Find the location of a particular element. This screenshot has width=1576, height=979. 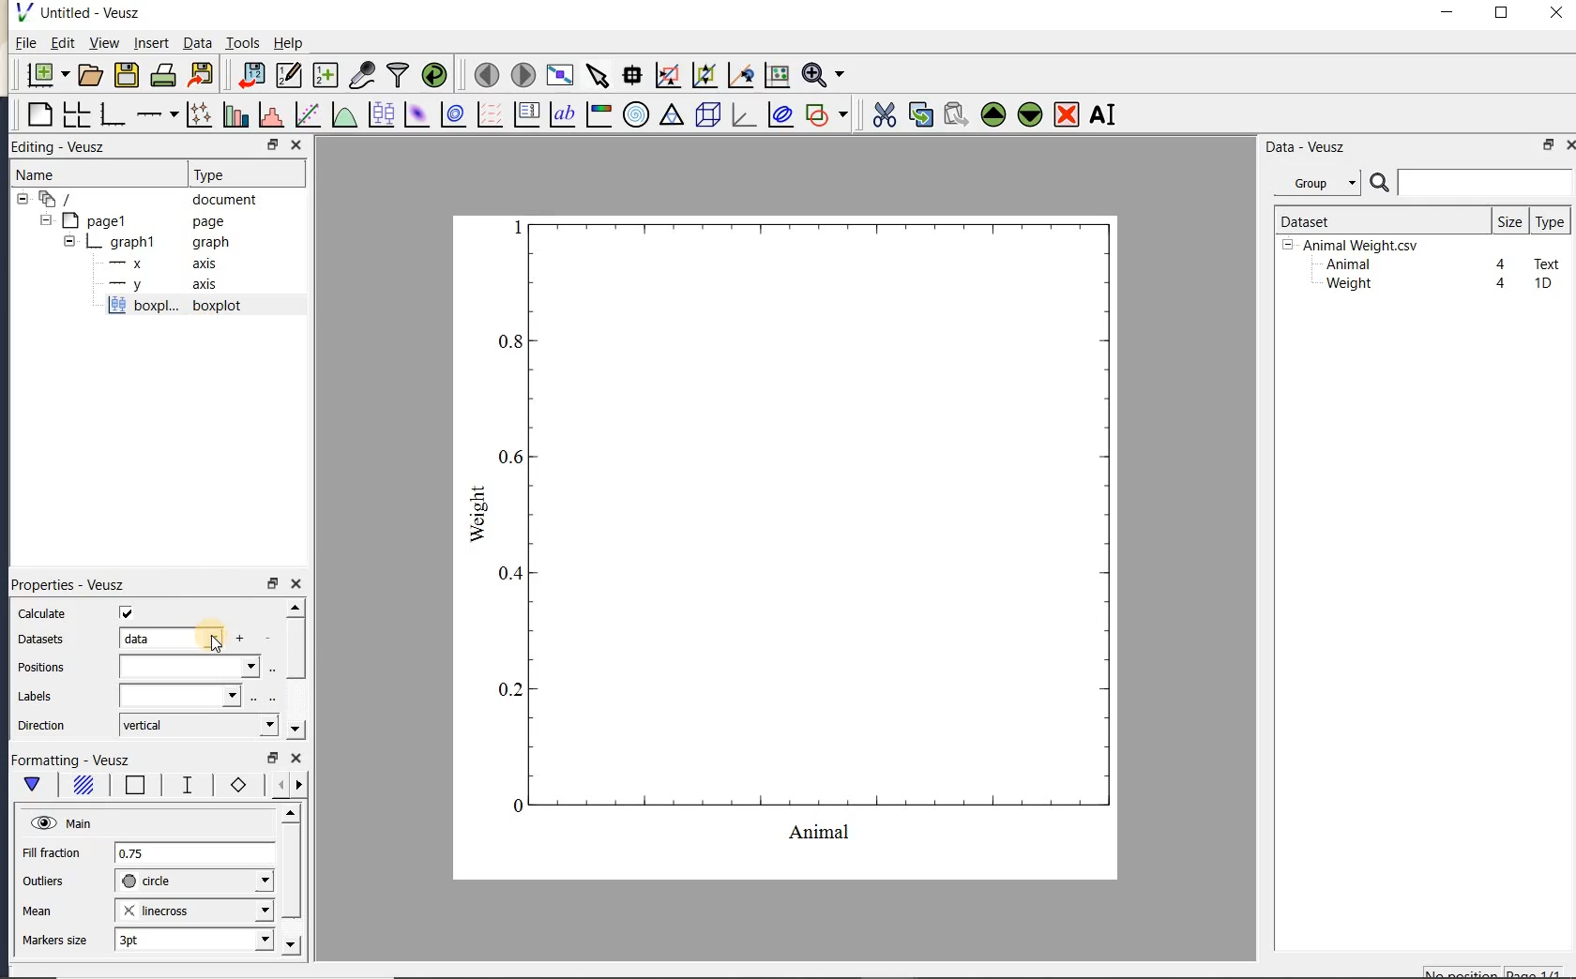

export to graphics format is located at coordinates (202, 73).